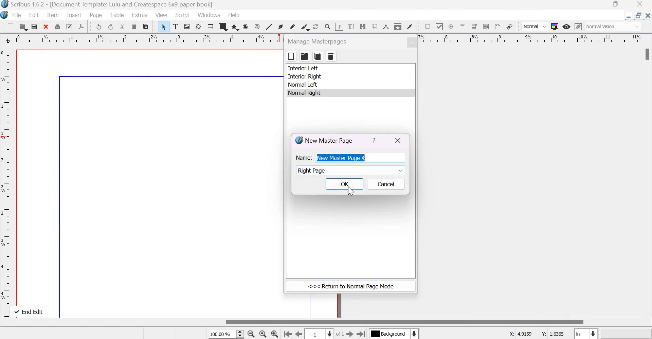 This screenshot has height=339, width=652. I want to click on Go to the previous page, so click(297, 334).